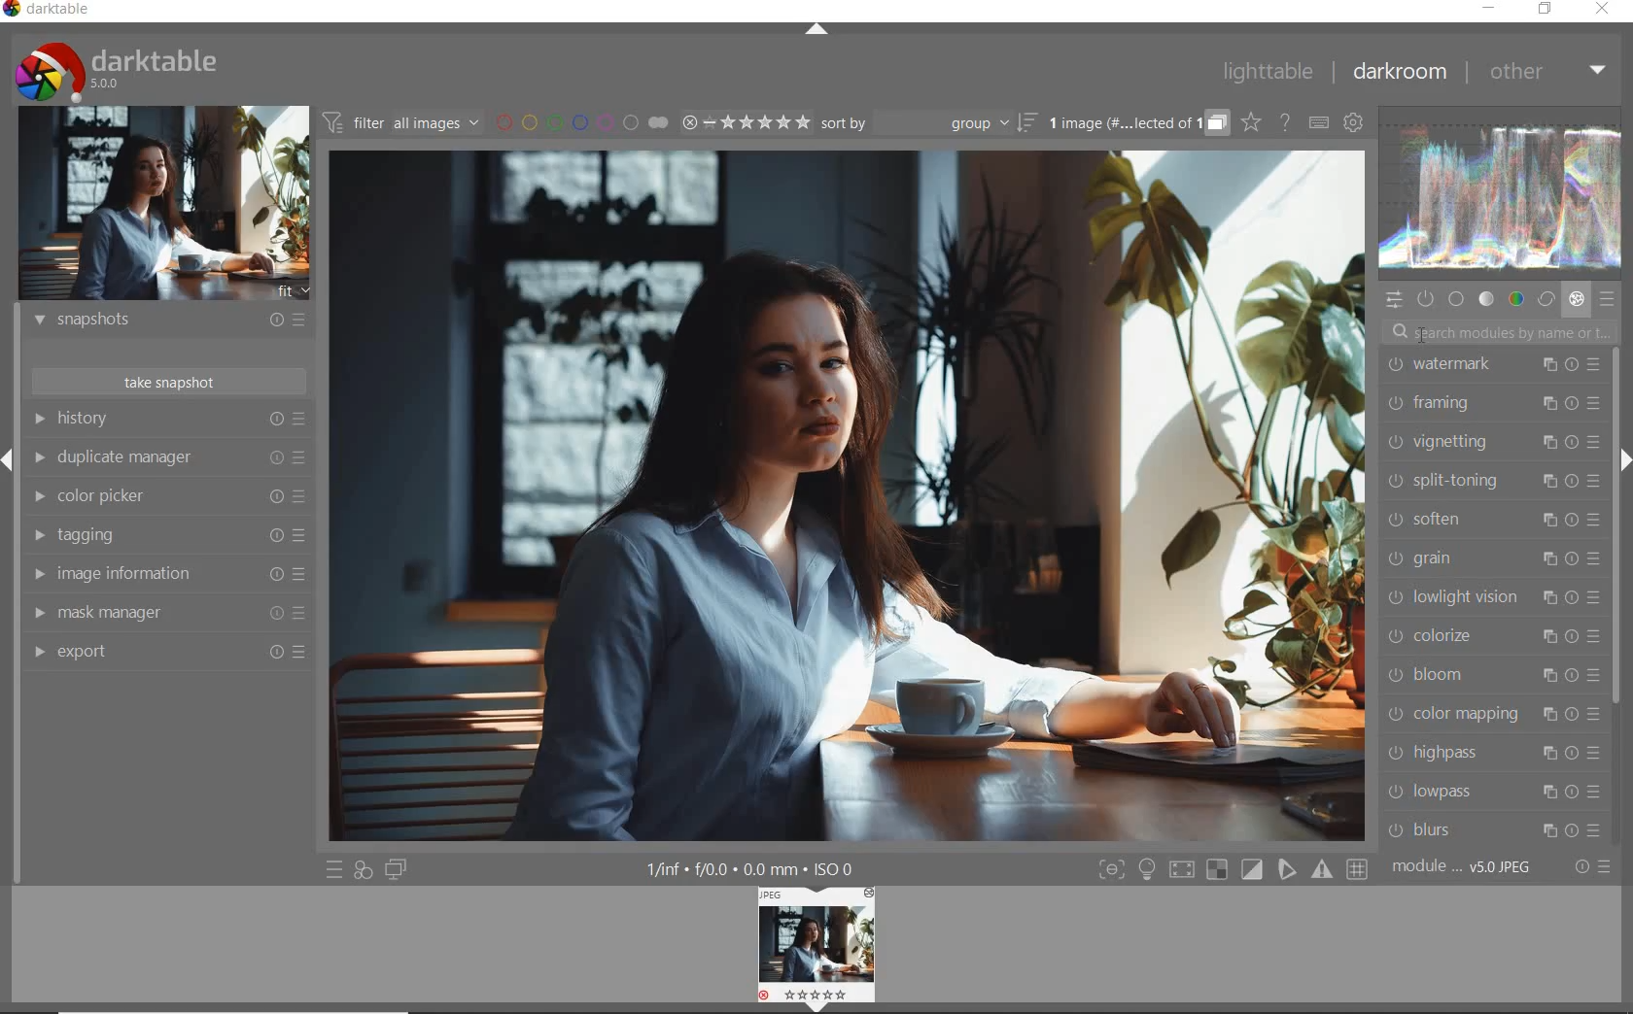 Image resolution: width=1633 pixels, height=1014 pixels. Describe the element at coordinates (168, 459) in the screenshot. I see `duplicate manager` at that location.